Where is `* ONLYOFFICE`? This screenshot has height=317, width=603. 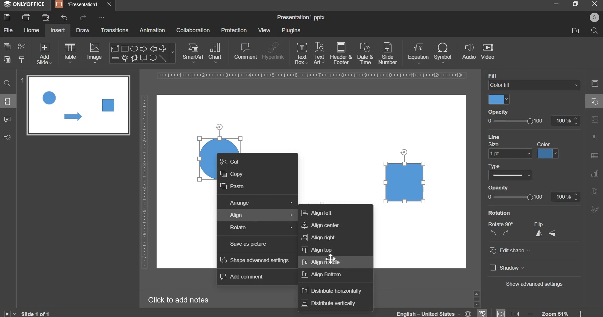
* ONLYOFFICE is located at coordinates (25, 4).